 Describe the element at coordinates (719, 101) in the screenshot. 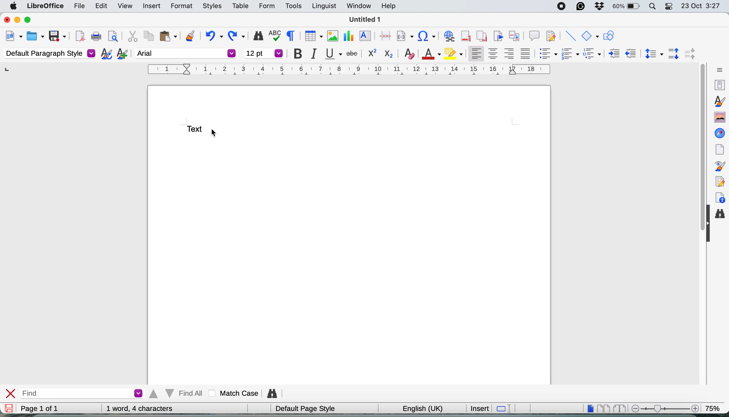

I see `styles` at that location.